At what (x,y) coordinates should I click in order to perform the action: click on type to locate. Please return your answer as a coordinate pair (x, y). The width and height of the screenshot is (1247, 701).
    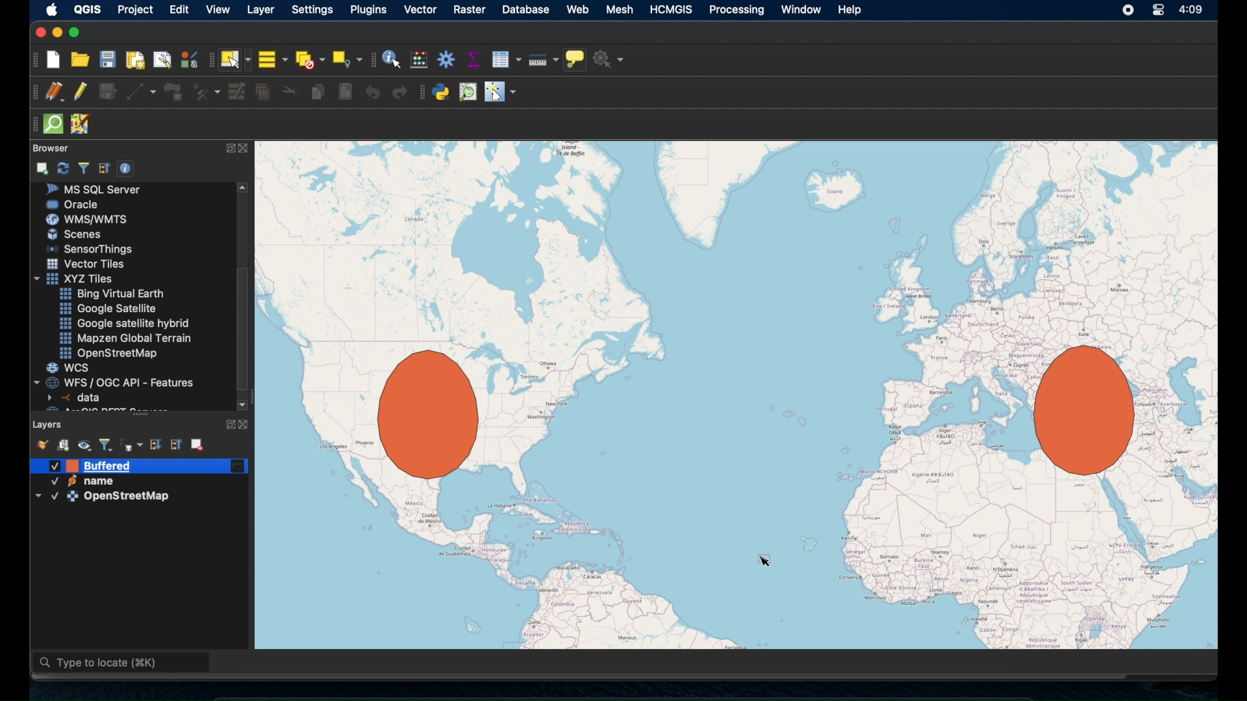
    Looking at the image, I should click on (123, 664).